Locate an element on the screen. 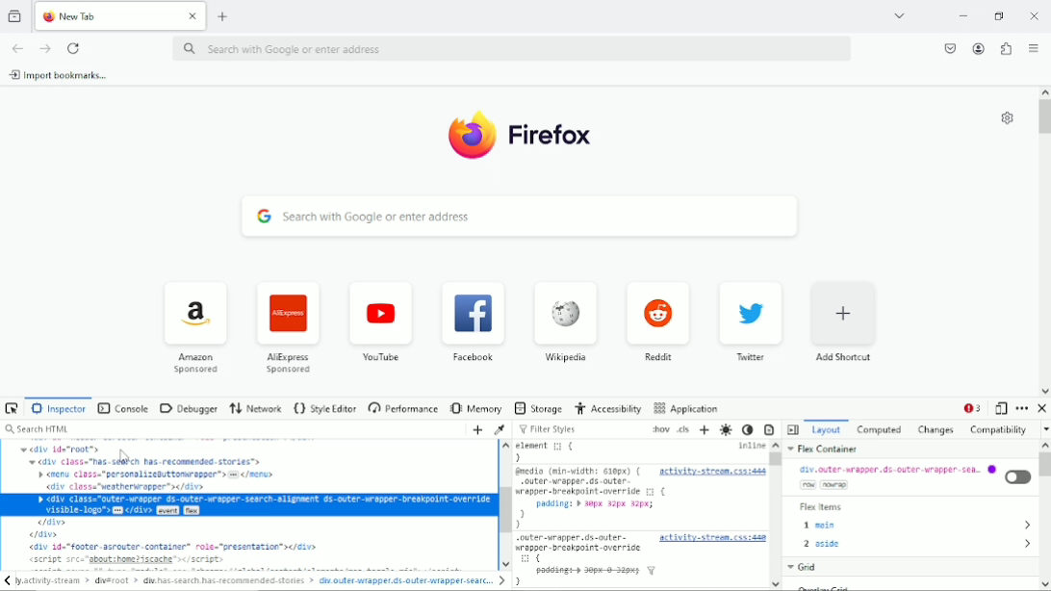 The height and width of the screenshot is (591, 1051). Responsive design mode is located at coordinates (1001, 408).